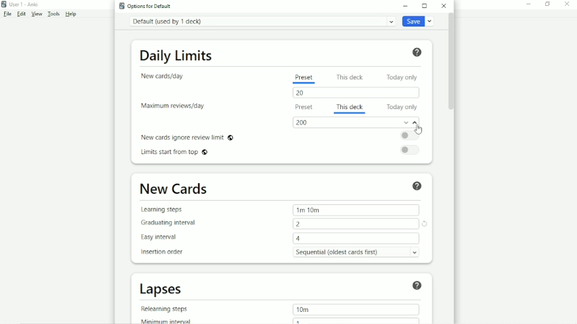 Image resolution: width=577 pixels, height=324 pixels. What do you see at coordinates (262, 21) in the screenshot?
I see `Default (used by 1 deck)` at bounding box center [262, 21].